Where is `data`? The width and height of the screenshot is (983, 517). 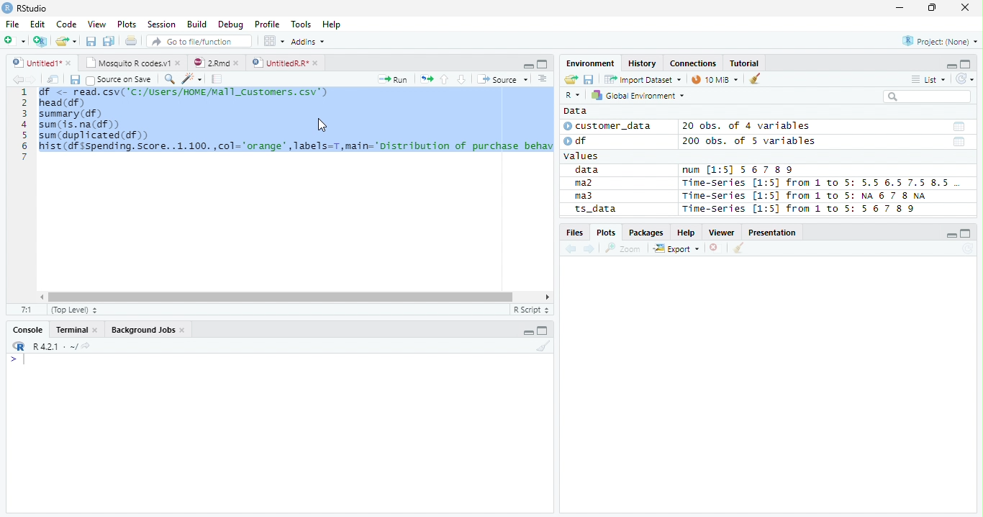
data is located at coordinates (589, 171).